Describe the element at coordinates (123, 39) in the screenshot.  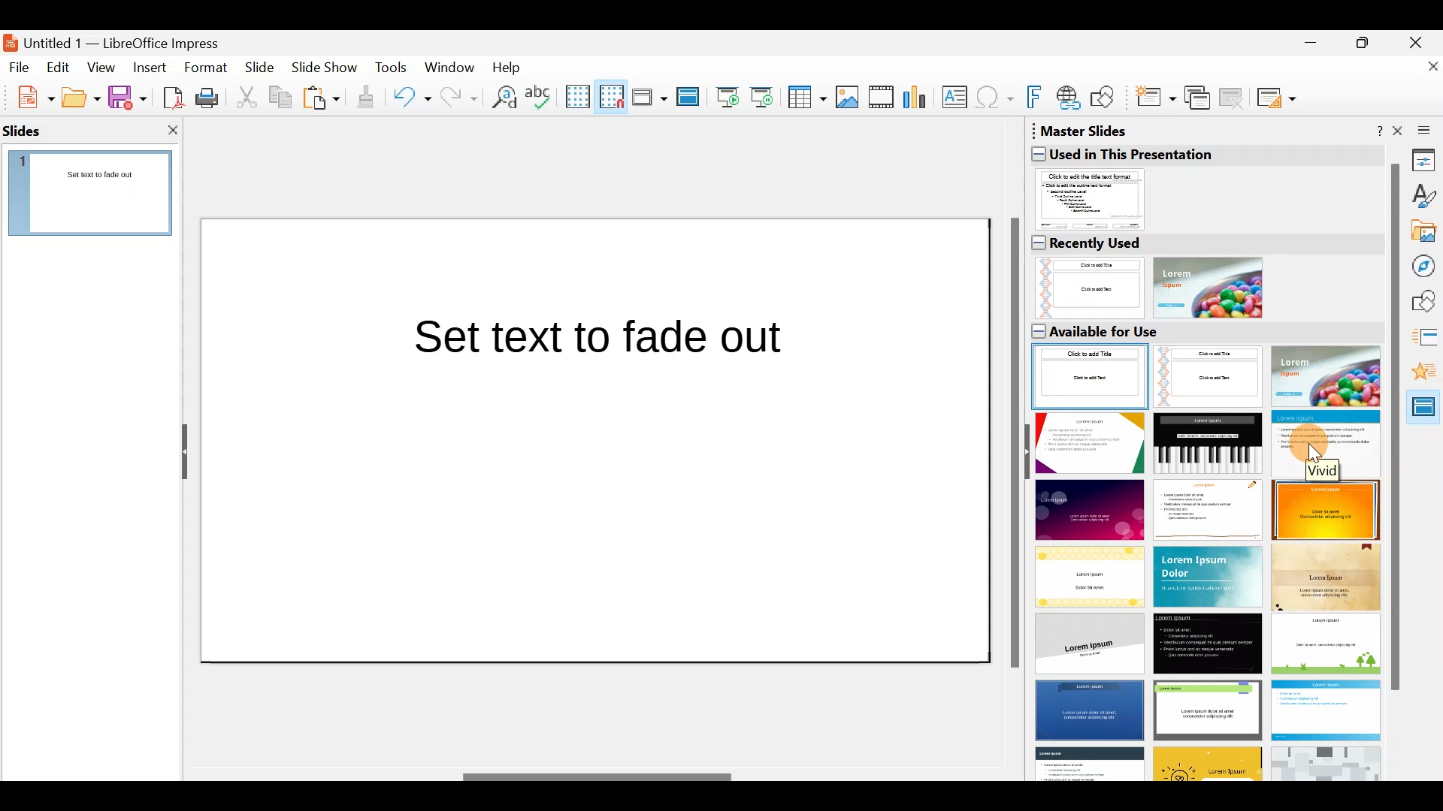
I see `Document name` at that location.